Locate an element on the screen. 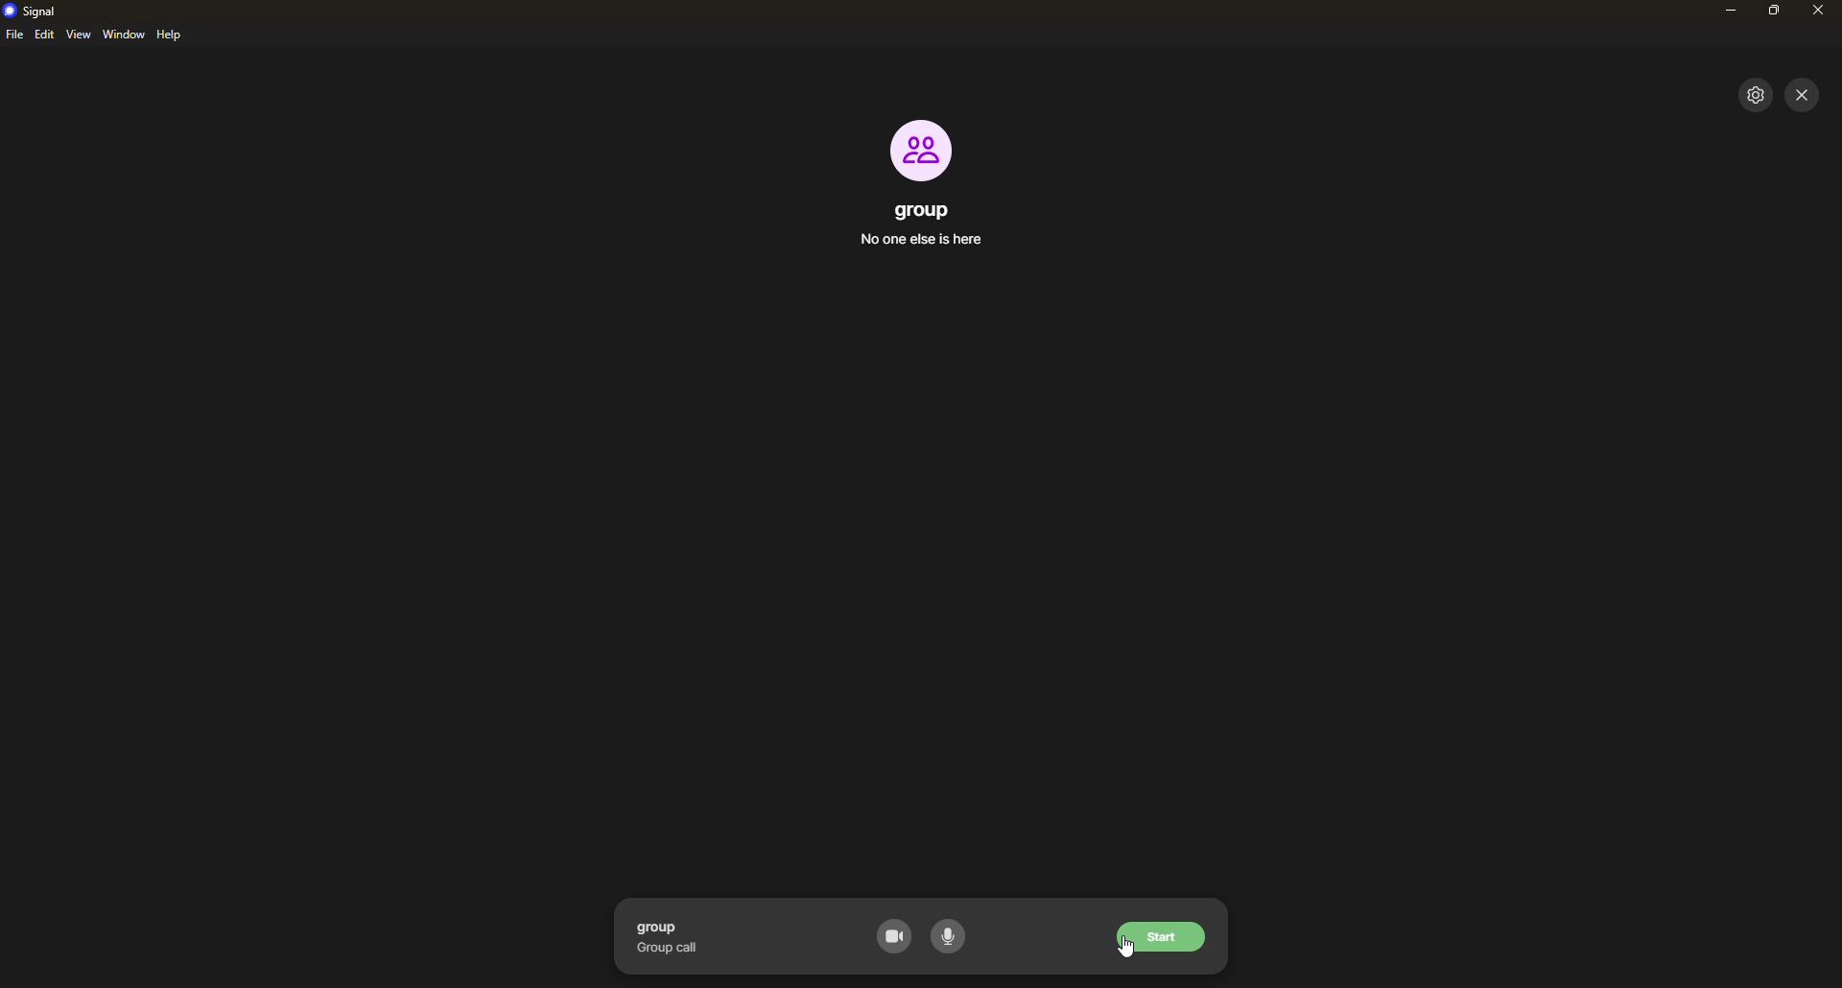  cursor is located at coordinates (1123, 952).